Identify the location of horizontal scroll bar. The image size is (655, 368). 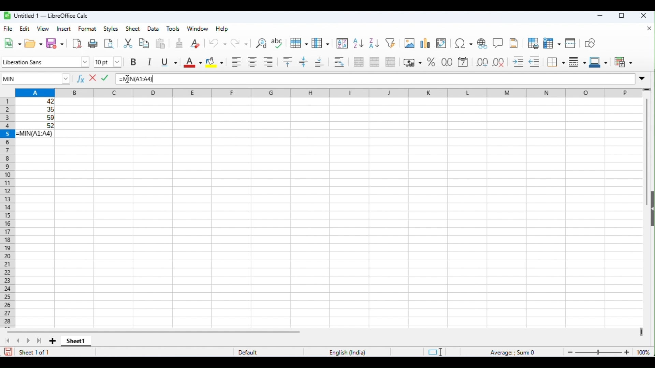
(156, 332).